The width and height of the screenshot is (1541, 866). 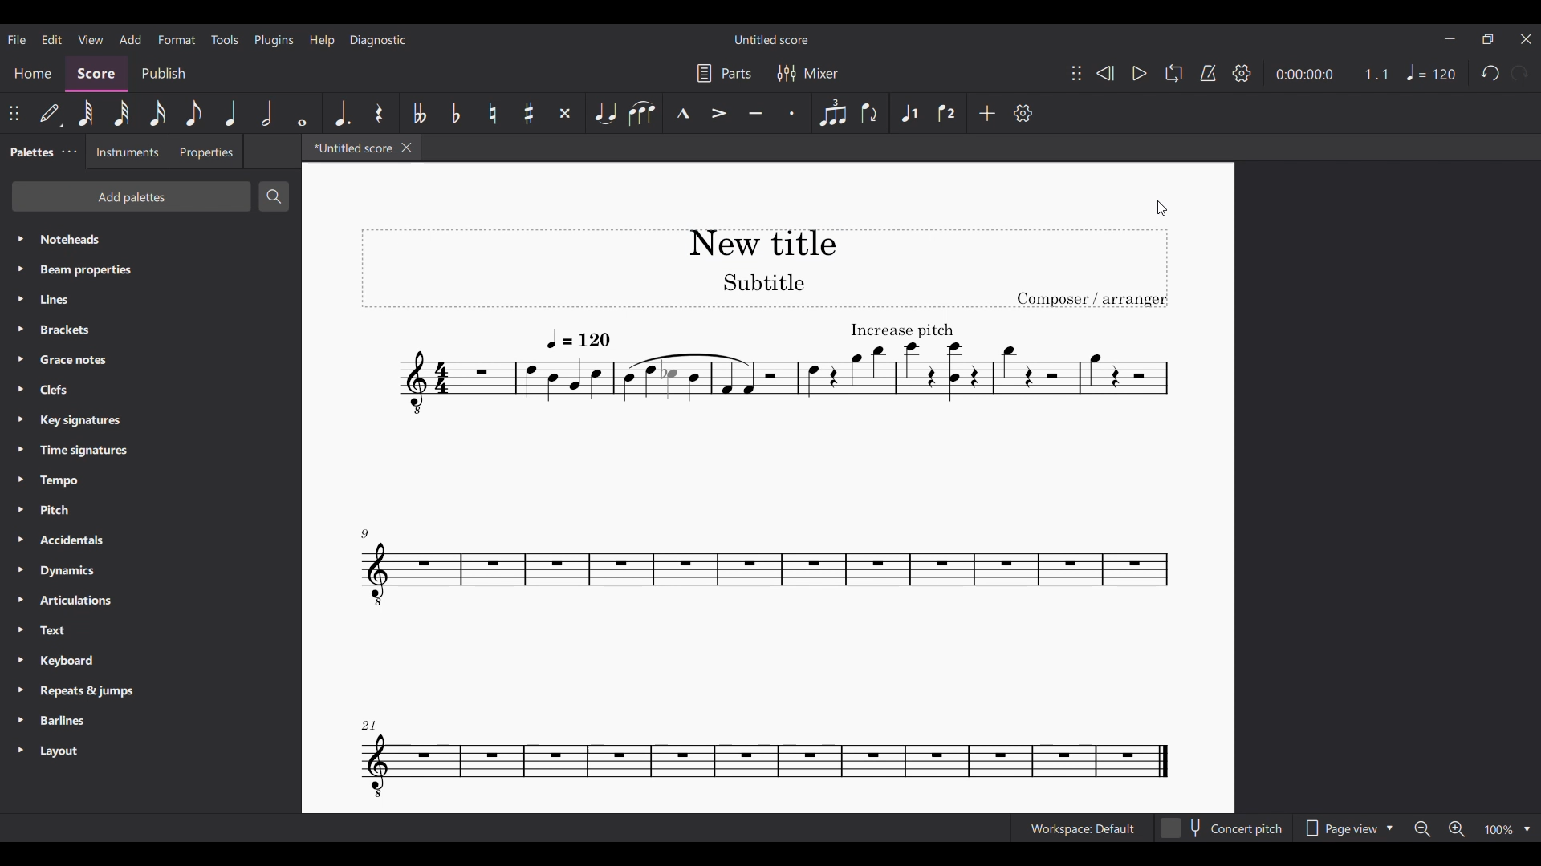 What do you see at coordinates (1457, 829) in the screenshot?
I see `Zoom in` at bounding box center [1457, 829].